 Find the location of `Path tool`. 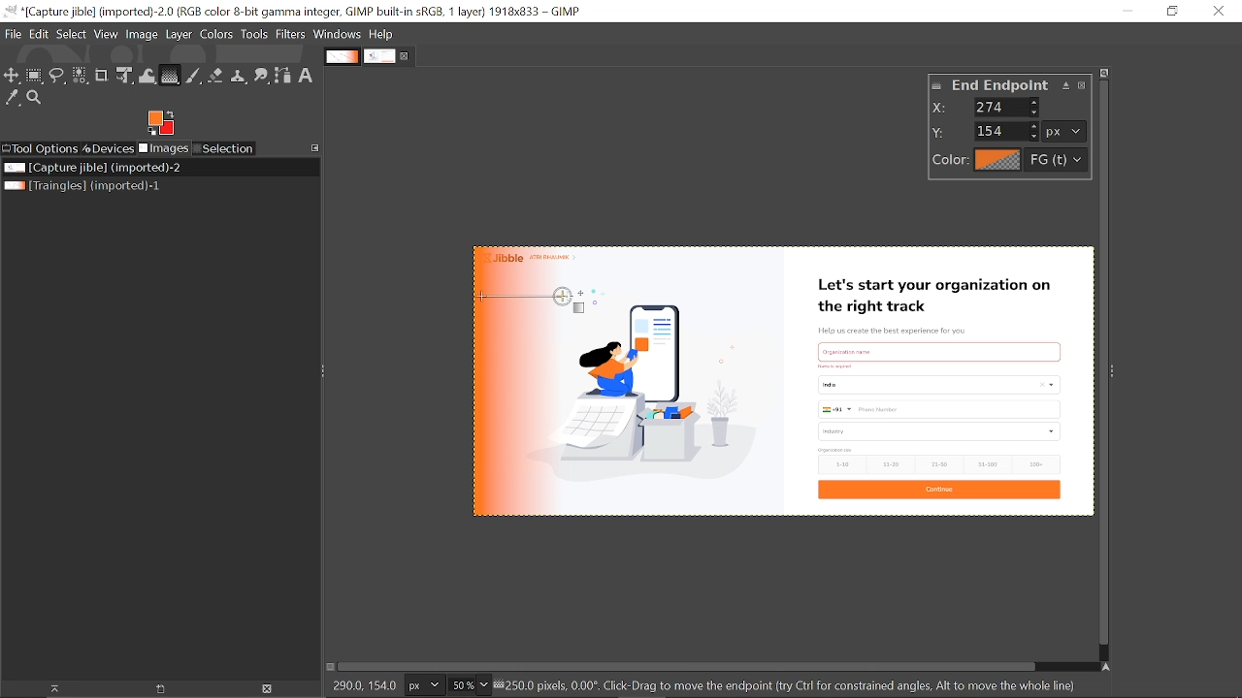

Path tool is located at coordinates (282, 76).